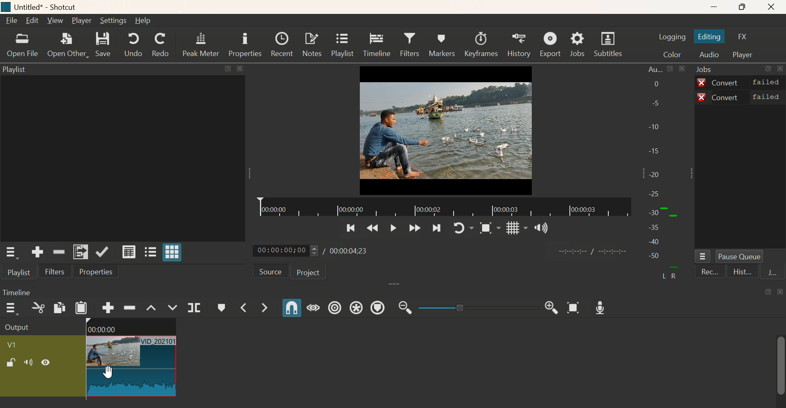  I want to click on Color, so click(671, 53).